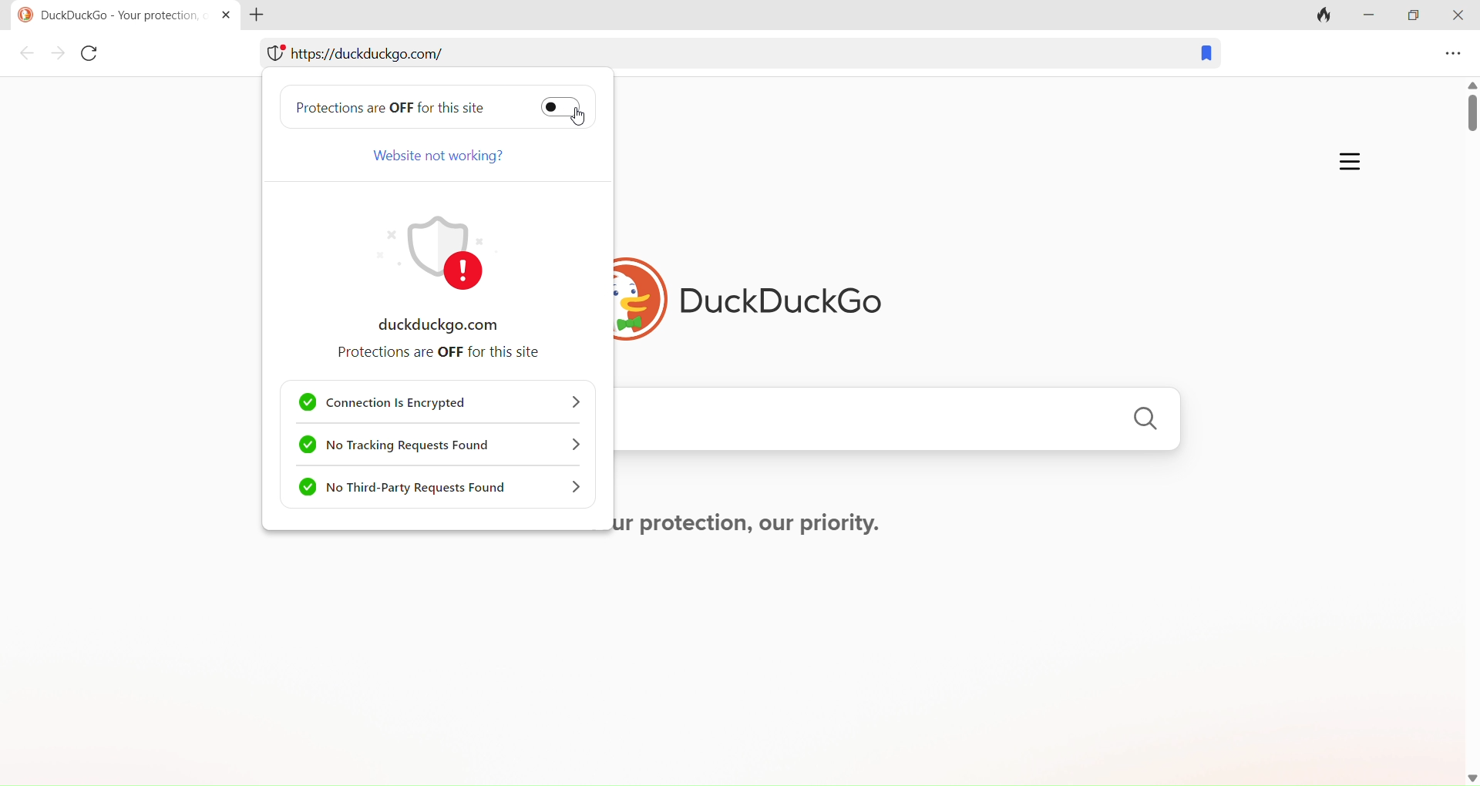 Image resolution: width=1480 pixels, height=786 pixels. I want to click on Your protection, our priority, so click(790, 524).